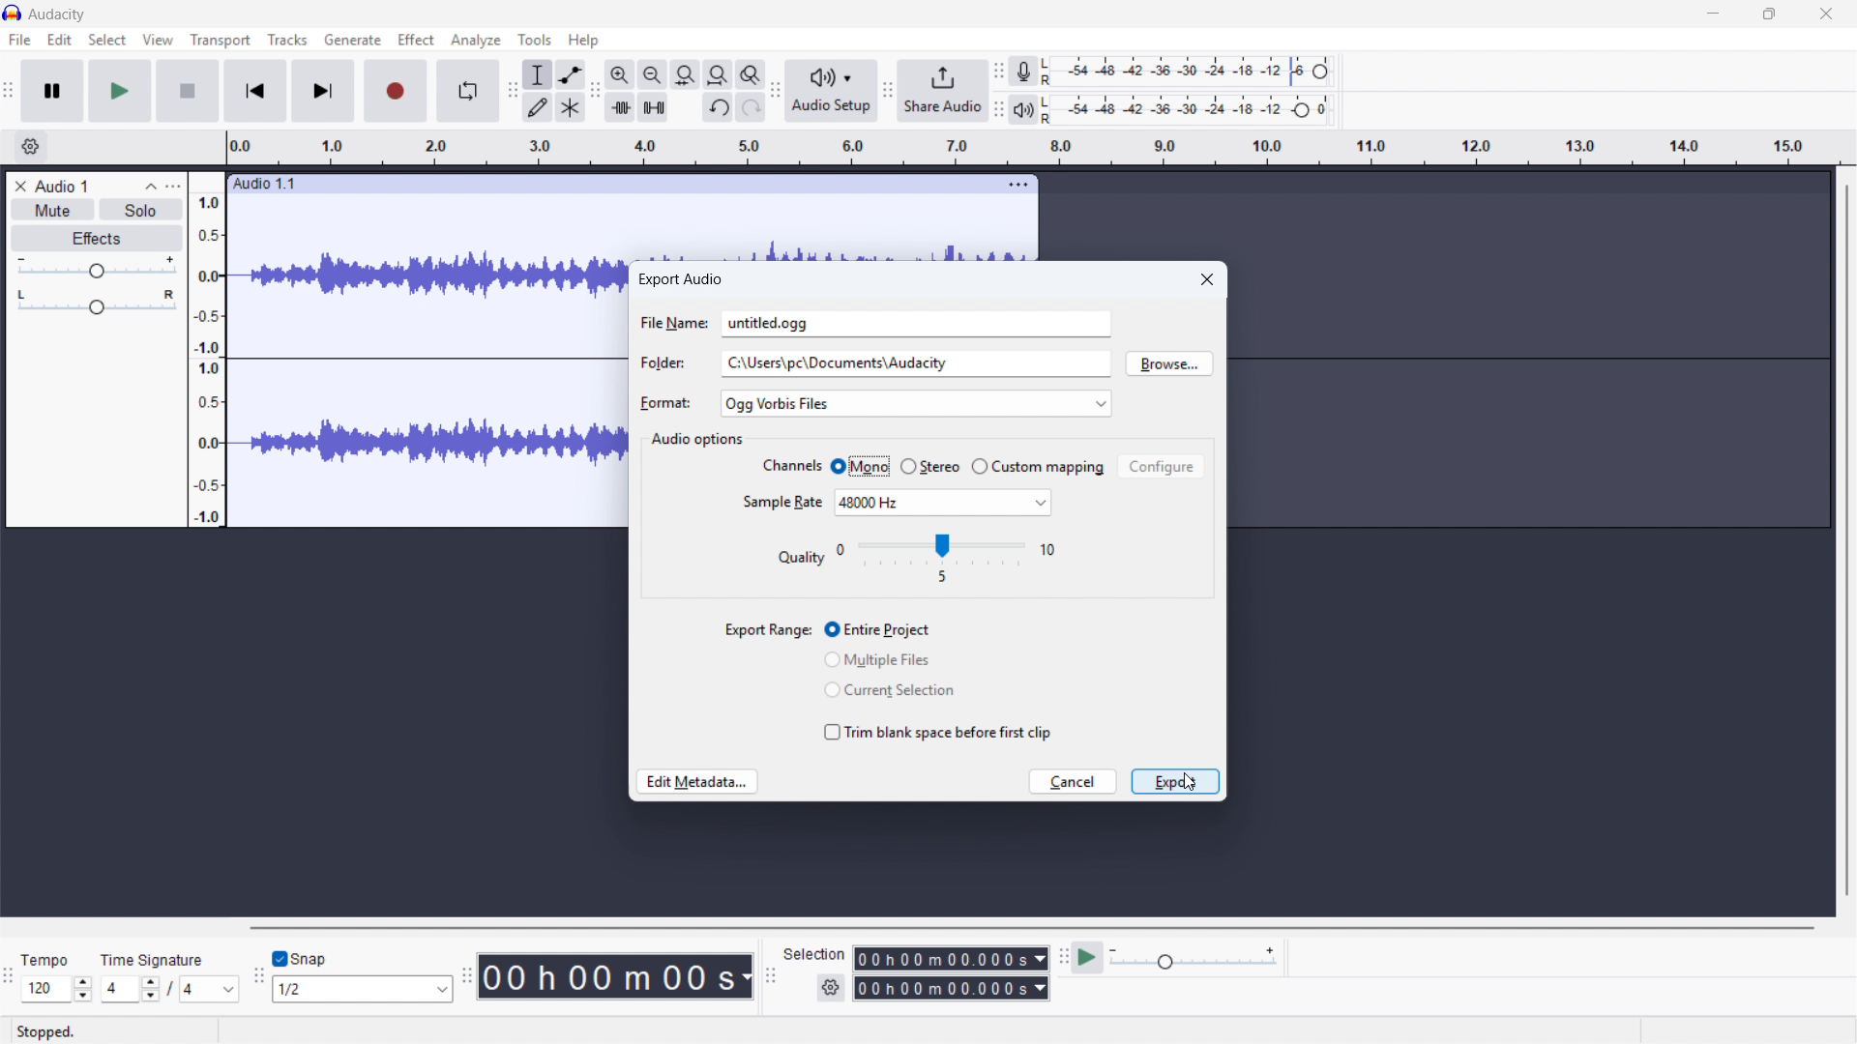  Describe the element at coordinates (9, 93) in the screenshot. I see `Transport toolbar` at that location.